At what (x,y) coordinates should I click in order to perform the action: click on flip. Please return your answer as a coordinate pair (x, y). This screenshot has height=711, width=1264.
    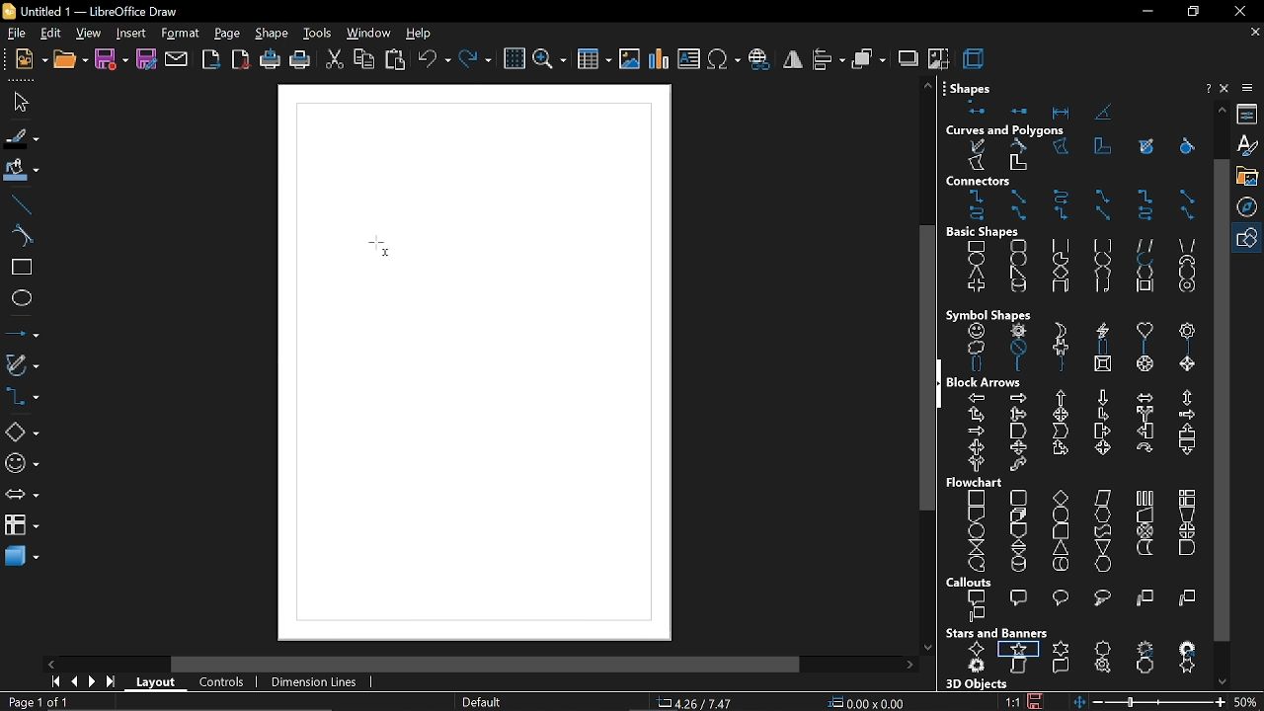
    Looking at the image, I should click on (792, 62).